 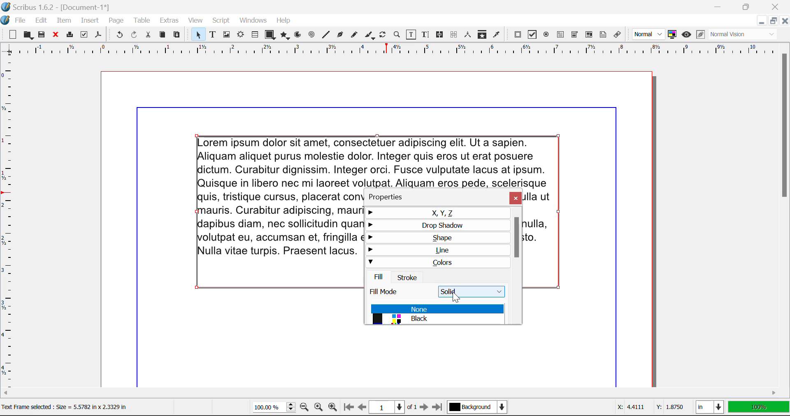 I want to click on Vertical Page Margins, so click(x=395, y=52).